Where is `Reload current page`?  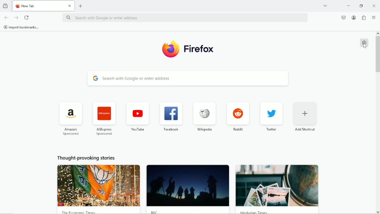 Reload current page is located at coordinates (26, 17).